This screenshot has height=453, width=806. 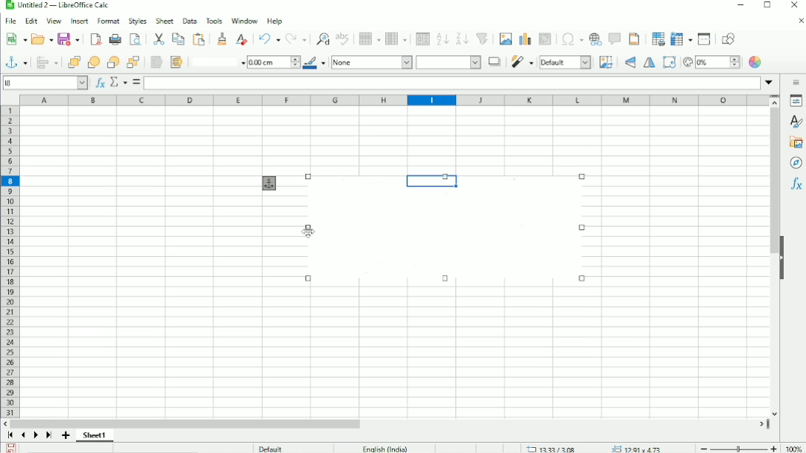 I want to click on Toggle print preview, so click(x=136, y=39).